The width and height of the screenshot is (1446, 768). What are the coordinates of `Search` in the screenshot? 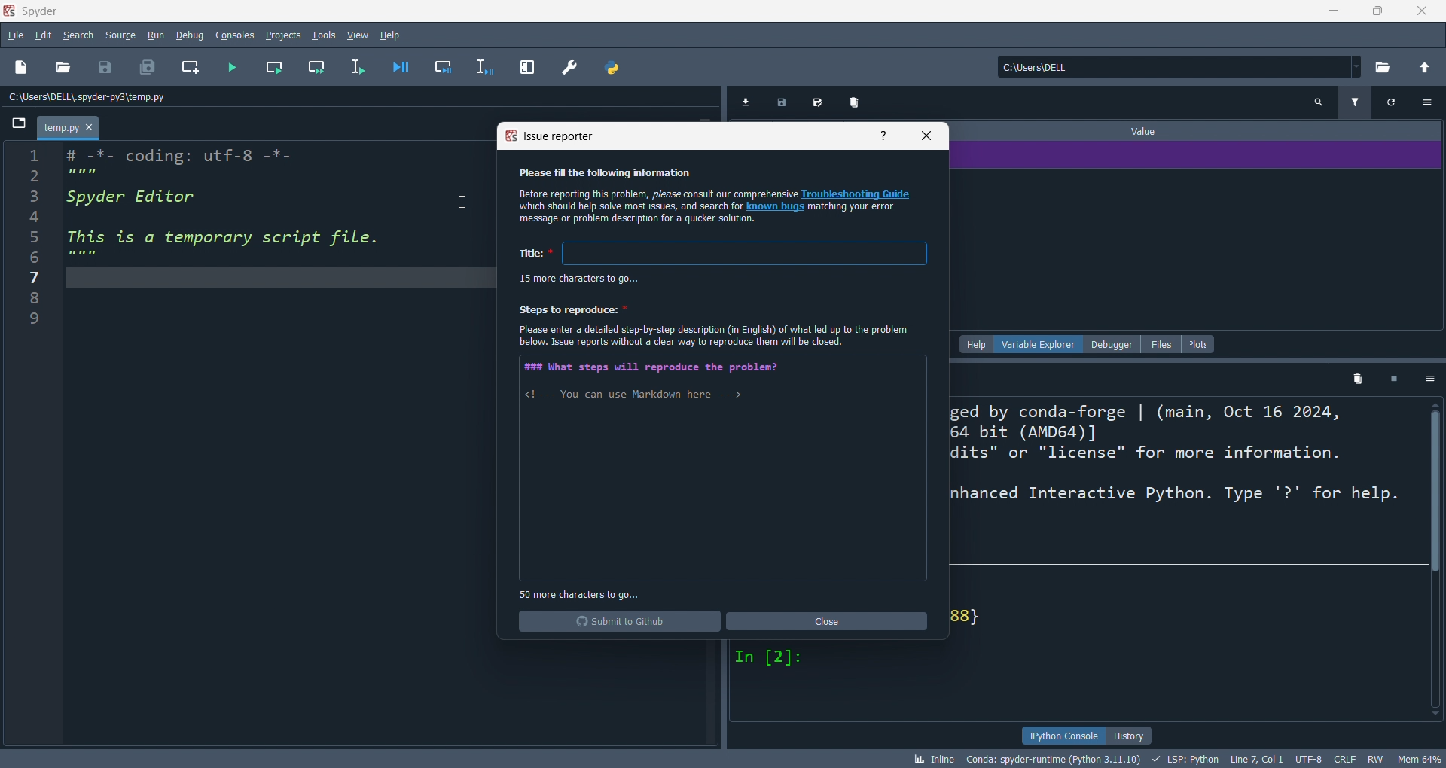 It's located at (1320, 102).